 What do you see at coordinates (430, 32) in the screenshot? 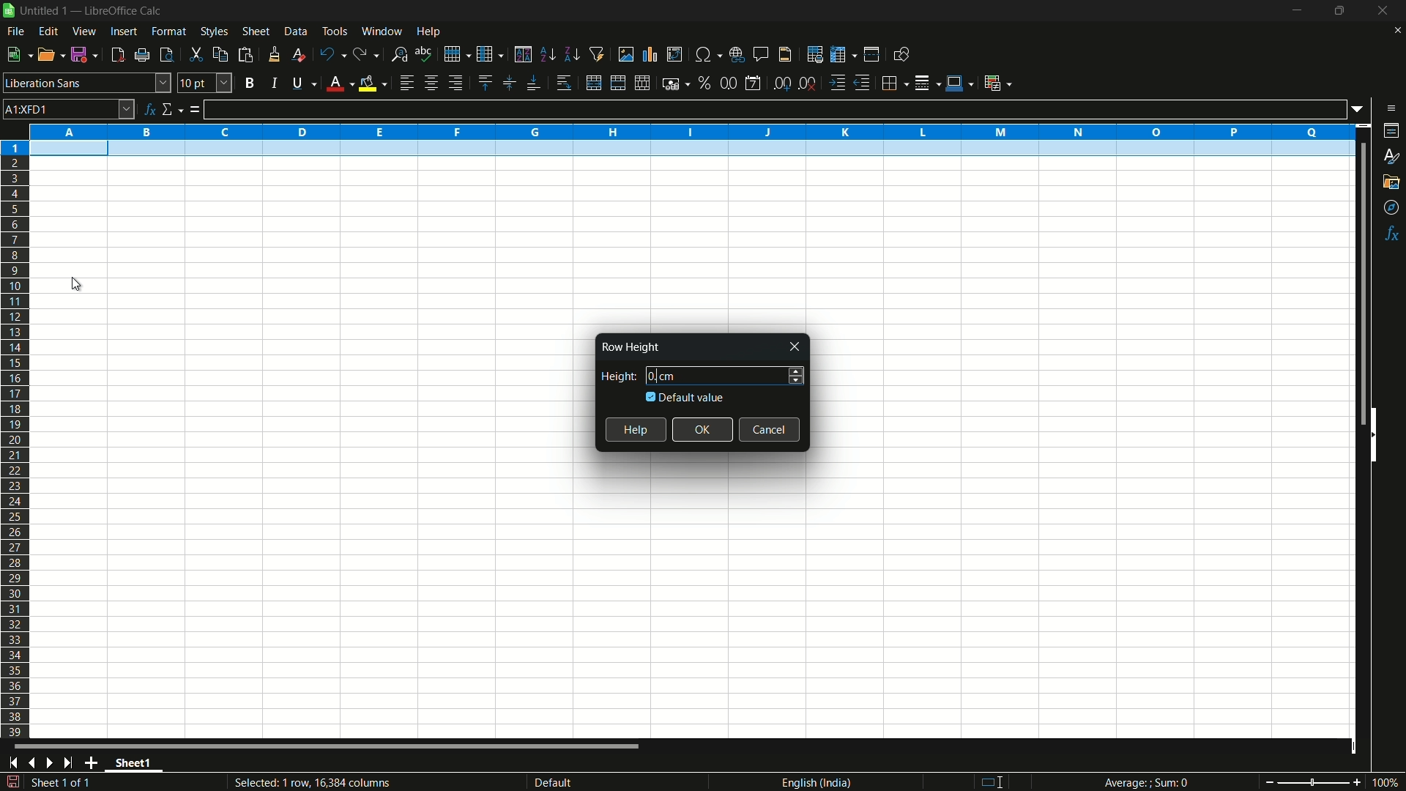
I see `help menu` at bounding box center [430, 32].